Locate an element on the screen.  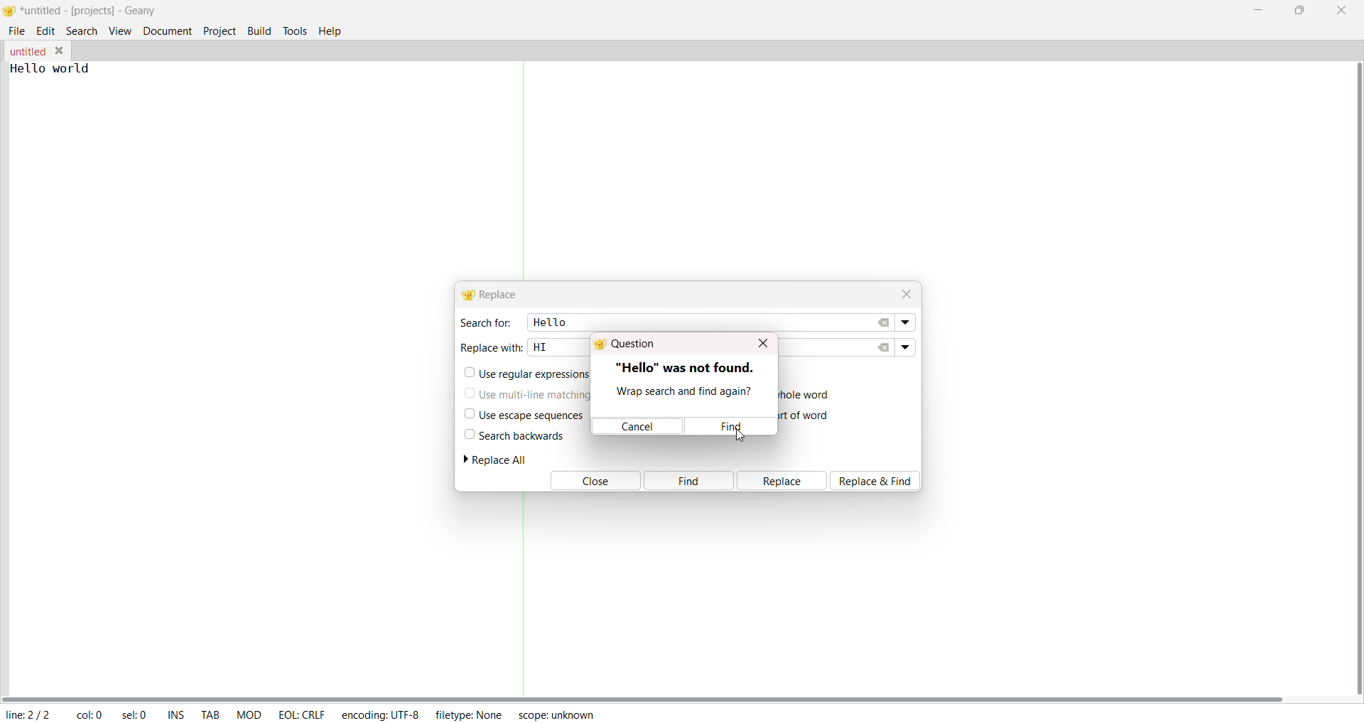
Separator is located at coordinates (523, 594).